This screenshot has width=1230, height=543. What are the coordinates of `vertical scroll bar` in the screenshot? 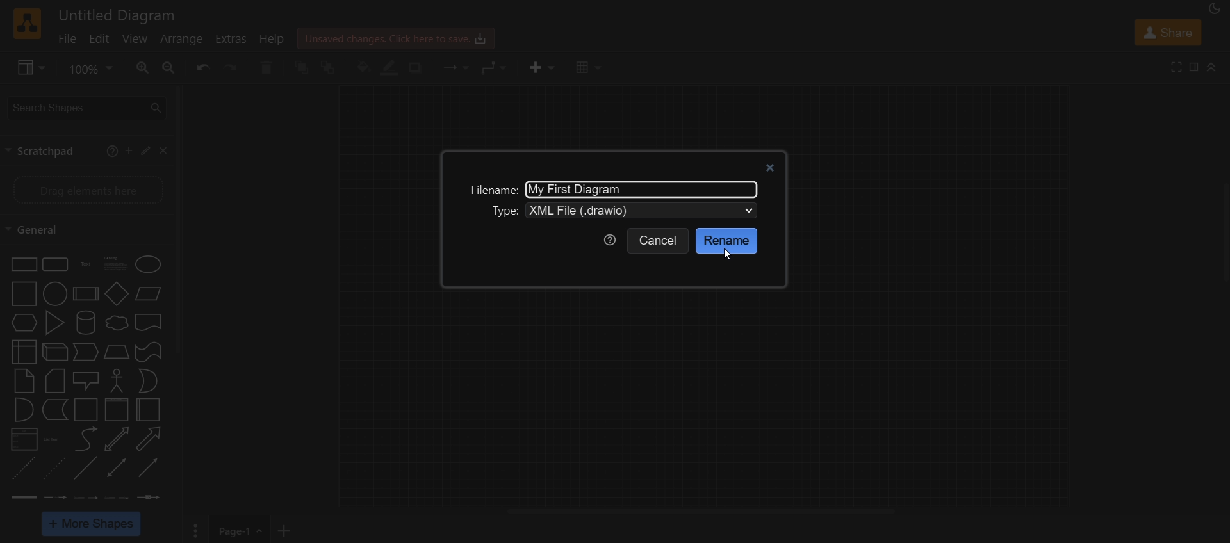 It's located at (179, 219).